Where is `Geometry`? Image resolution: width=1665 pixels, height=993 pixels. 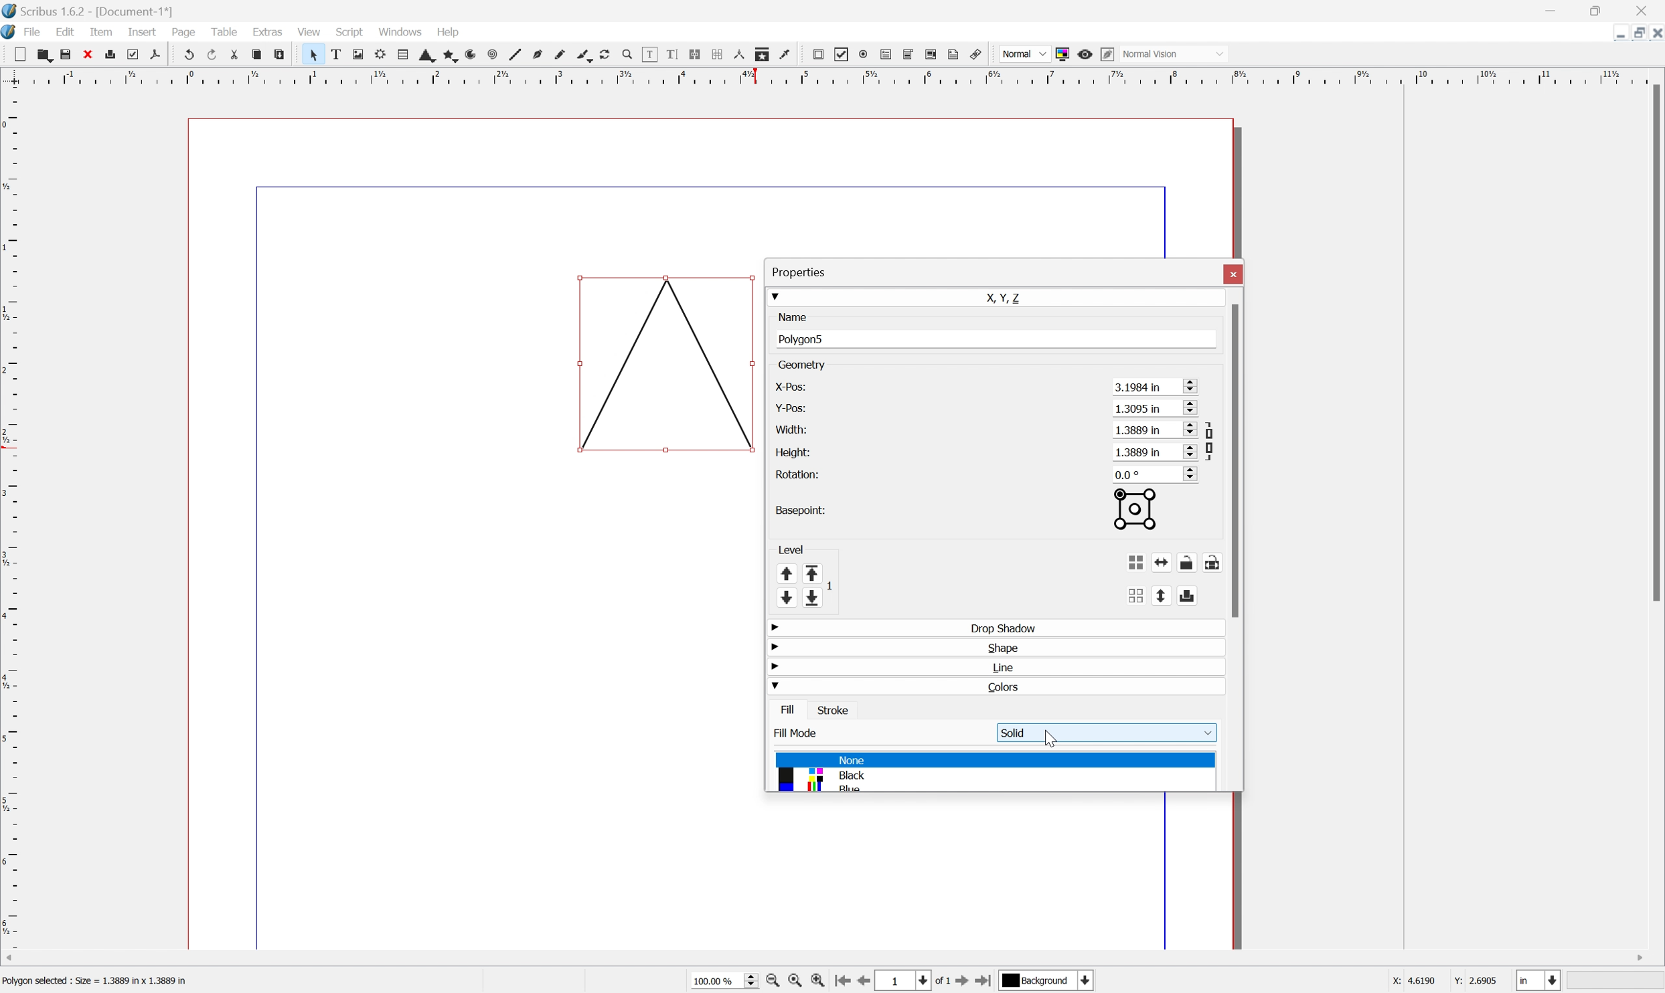
Geometry is located at coordinates (803, 365).